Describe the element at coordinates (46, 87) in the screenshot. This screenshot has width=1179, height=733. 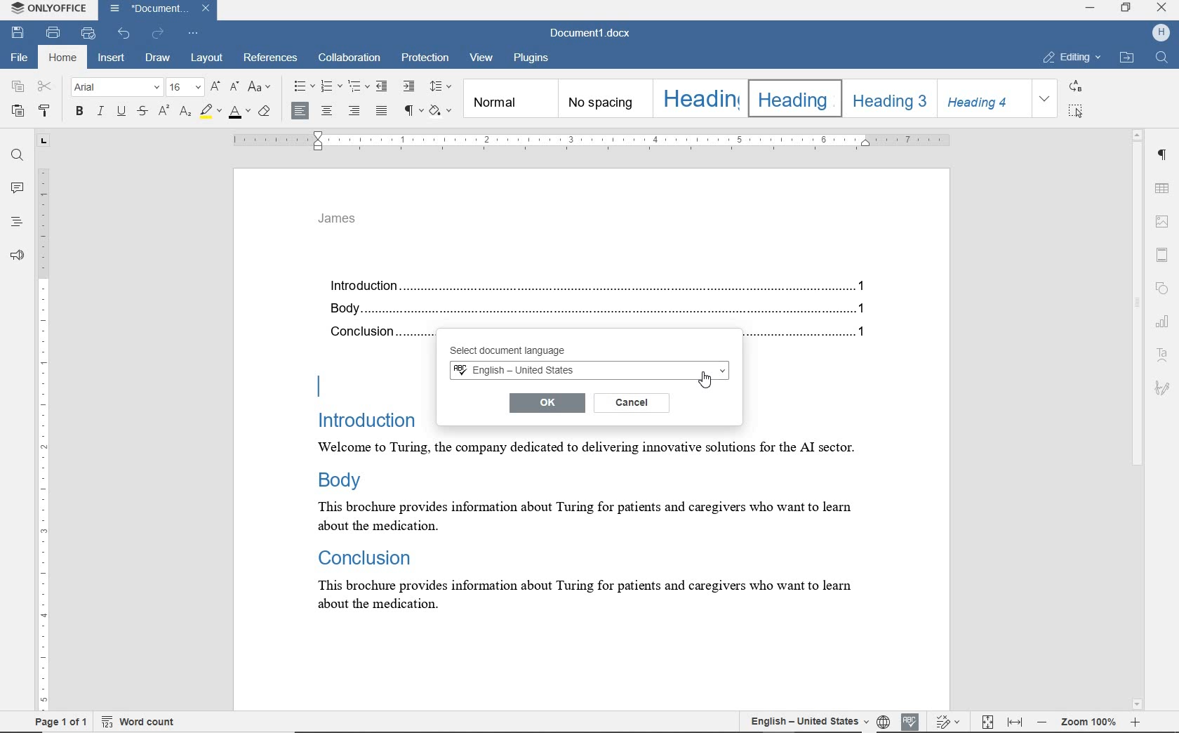
I see `cut` at that location.